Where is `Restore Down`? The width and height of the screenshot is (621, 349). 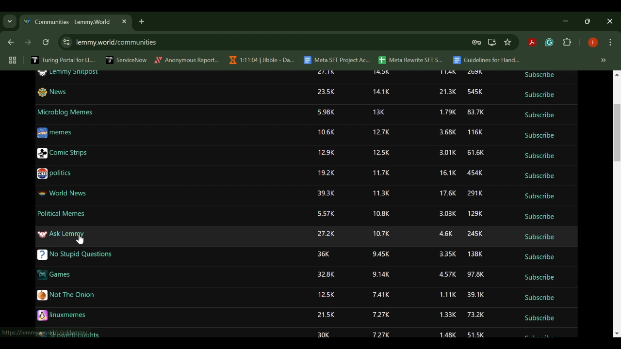
Restore Down is located at coordinates (568, 21).